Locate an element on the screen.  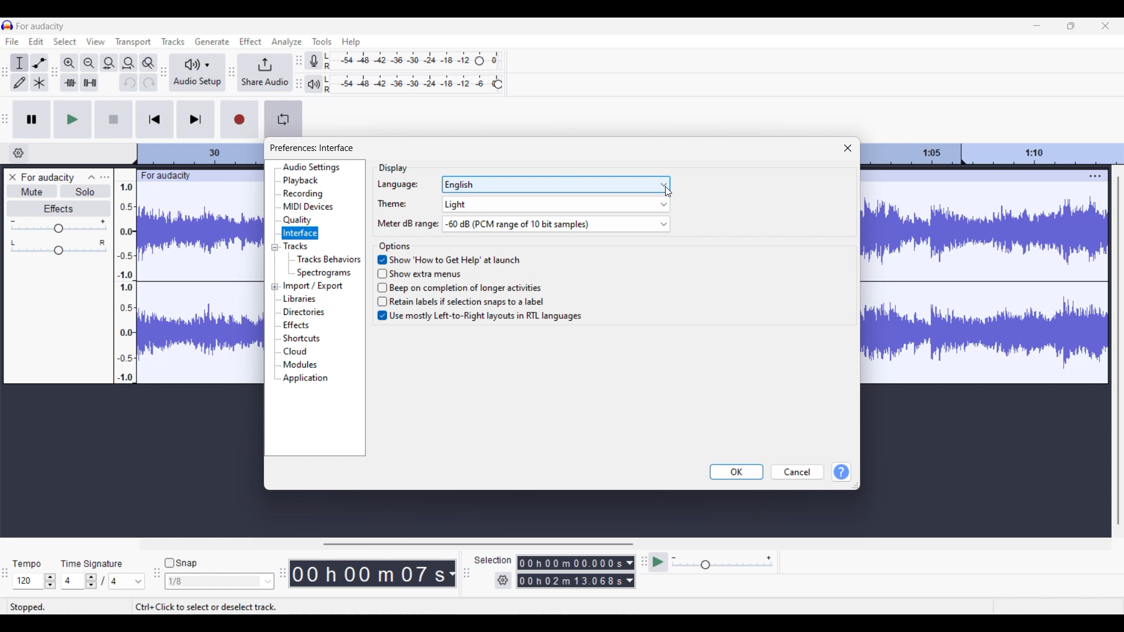
Playback meter is located at coordinates (313, 84).